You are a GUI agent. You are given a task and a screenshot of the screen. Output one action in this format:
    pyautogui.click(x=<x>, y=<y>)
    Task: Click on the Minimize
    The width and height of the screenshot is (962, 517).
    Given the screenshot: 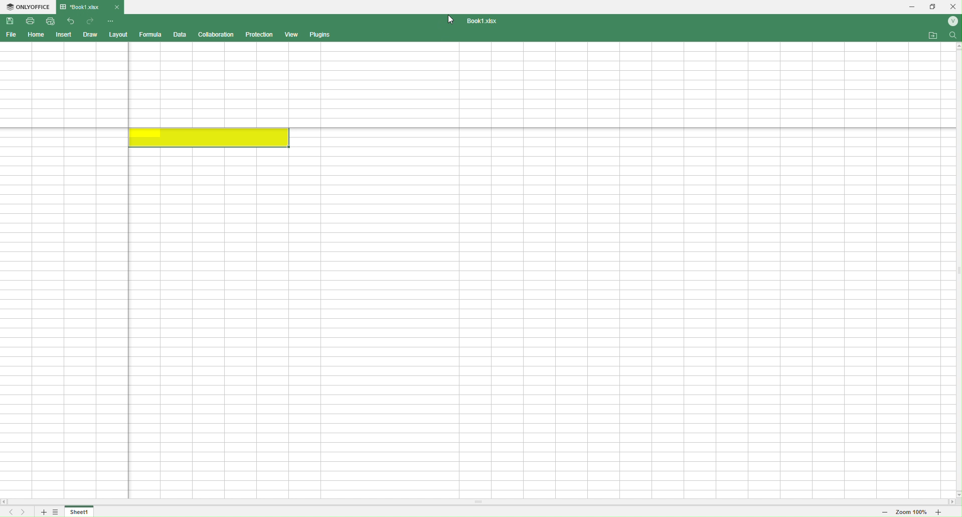 What is the action you would take?
    pyautogui.click(x=908, y=7)
    